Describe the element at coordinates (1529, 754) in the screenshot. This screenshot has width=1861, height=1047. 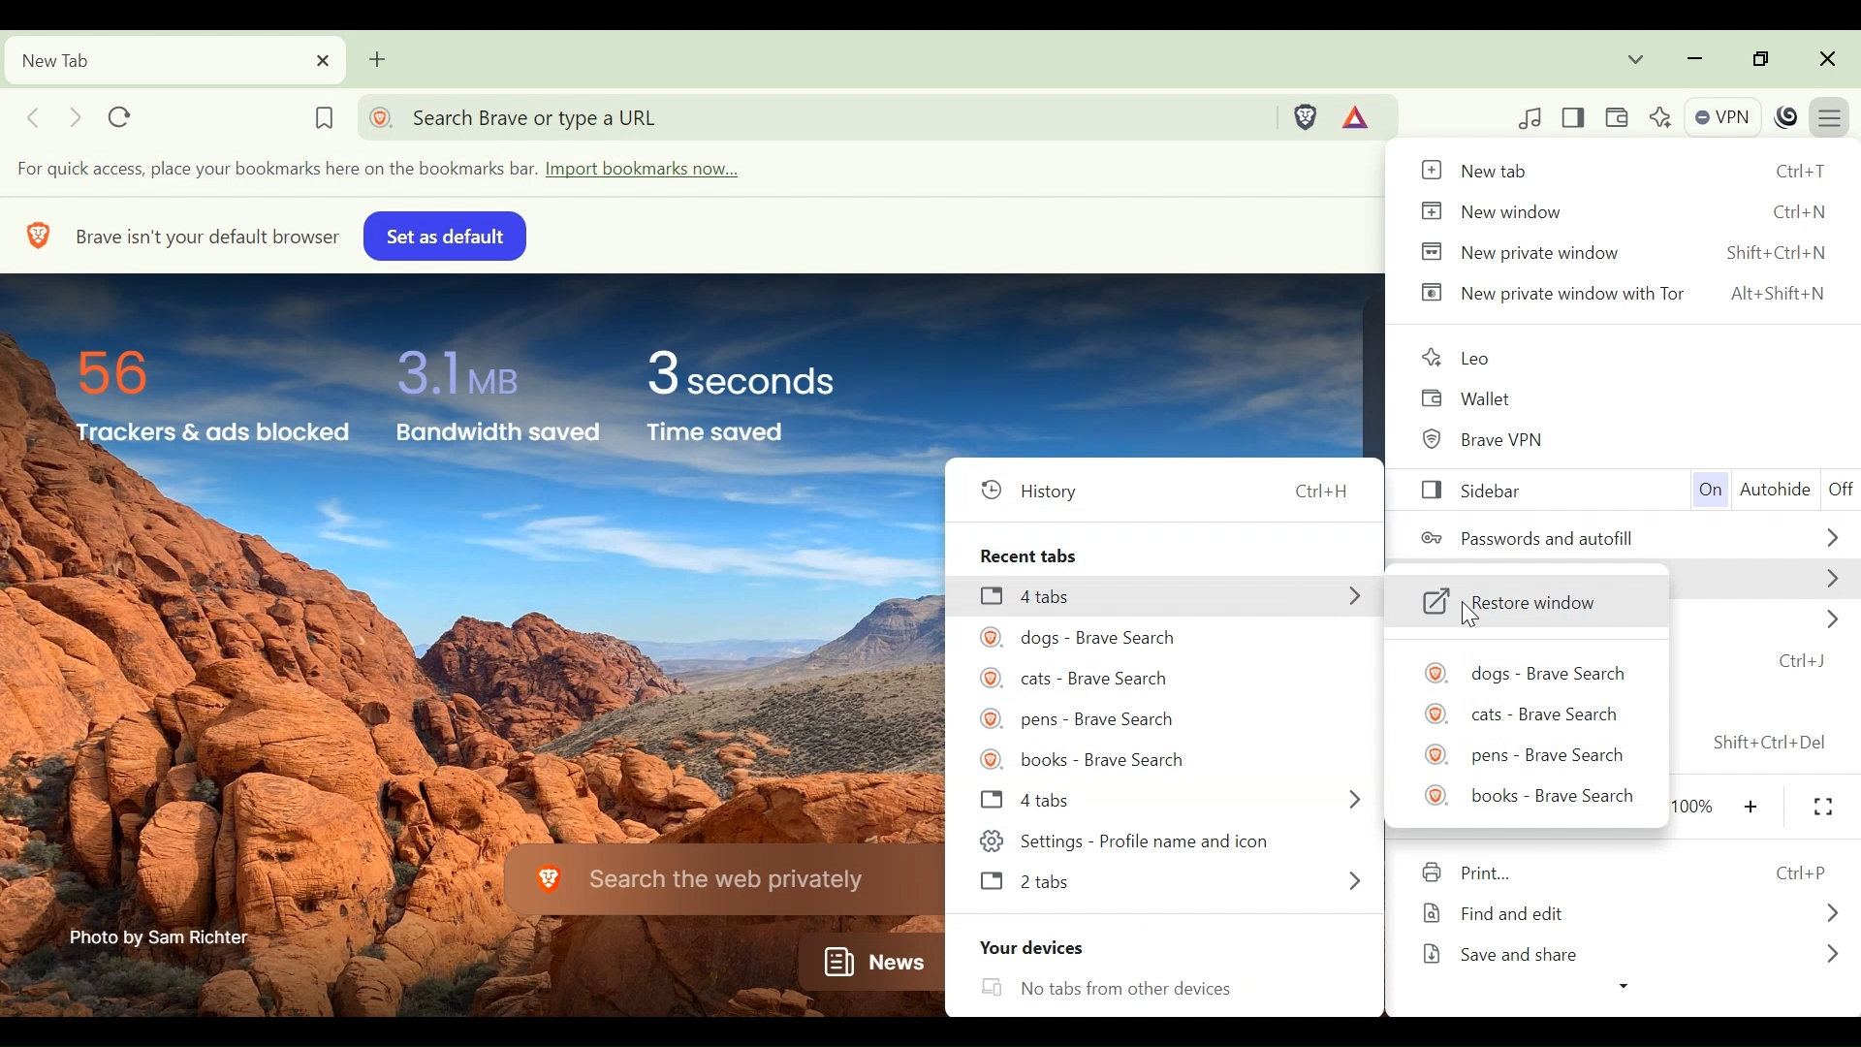
I see ` pens - Brave Search` at that location.